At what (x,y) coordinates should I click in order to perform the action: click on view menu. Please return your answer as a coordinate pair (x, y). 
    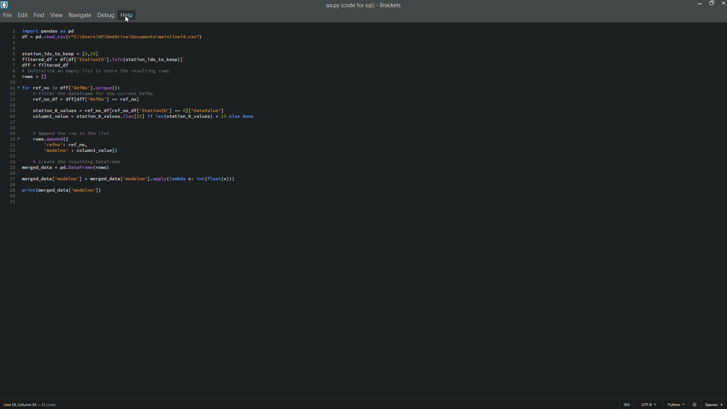
    Looking at the image, I should click on (56, 15).